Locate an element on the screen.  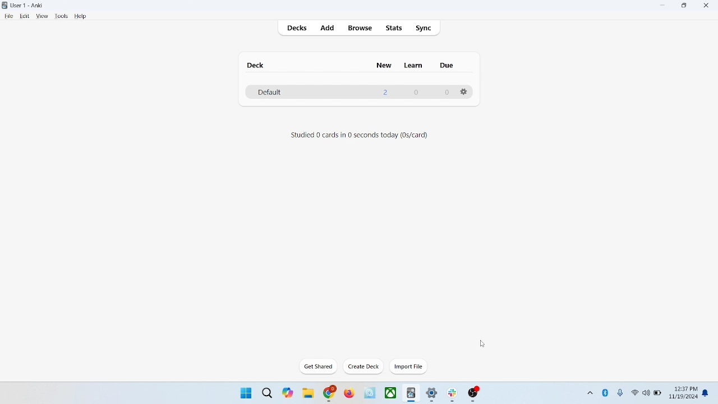
cursor is located at coordinates (482, 343).